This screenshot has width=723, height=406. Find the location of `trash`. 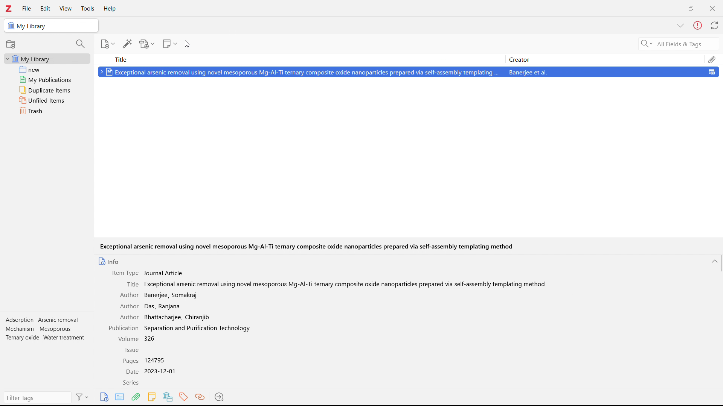

trash is located at coordinates (46, 111).